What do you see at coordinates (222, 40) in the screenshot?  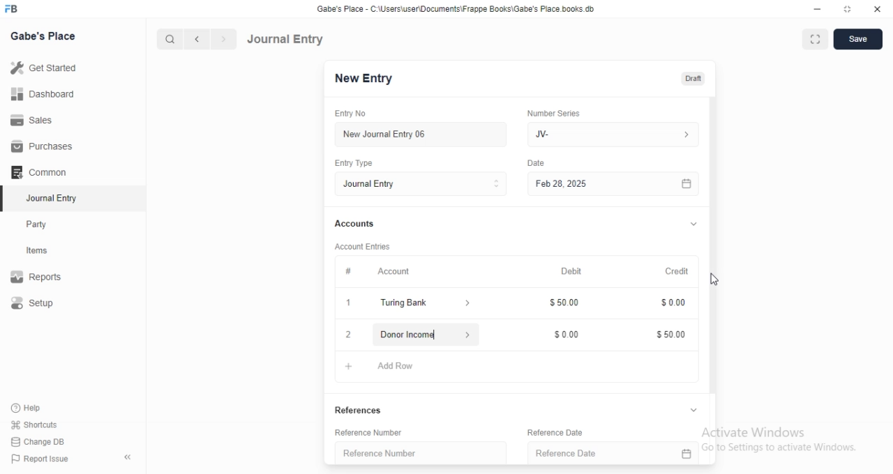 I see `next` at bounding box center [222, 40].